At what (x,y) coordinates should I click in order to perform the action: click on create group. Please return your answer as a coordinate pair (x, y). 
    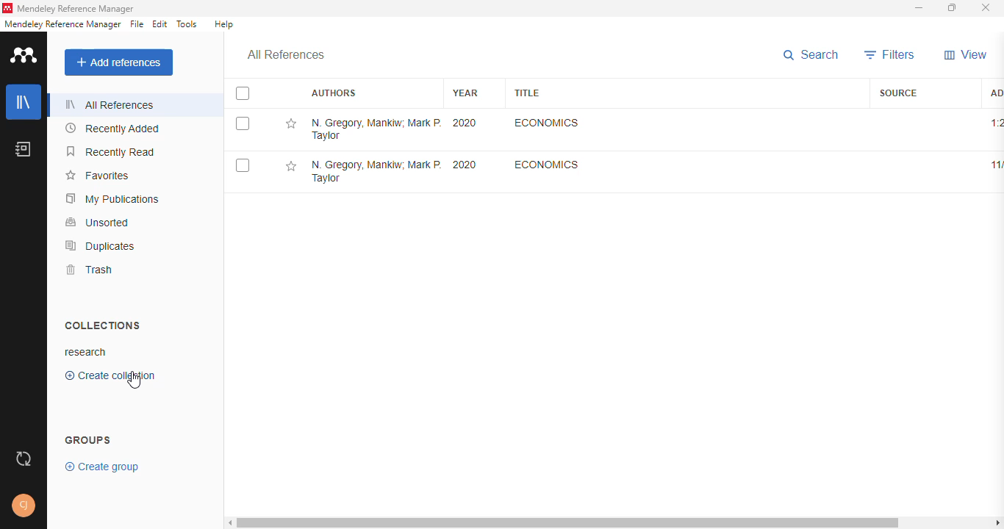
    Looking at the image, I should click on (101, 467).